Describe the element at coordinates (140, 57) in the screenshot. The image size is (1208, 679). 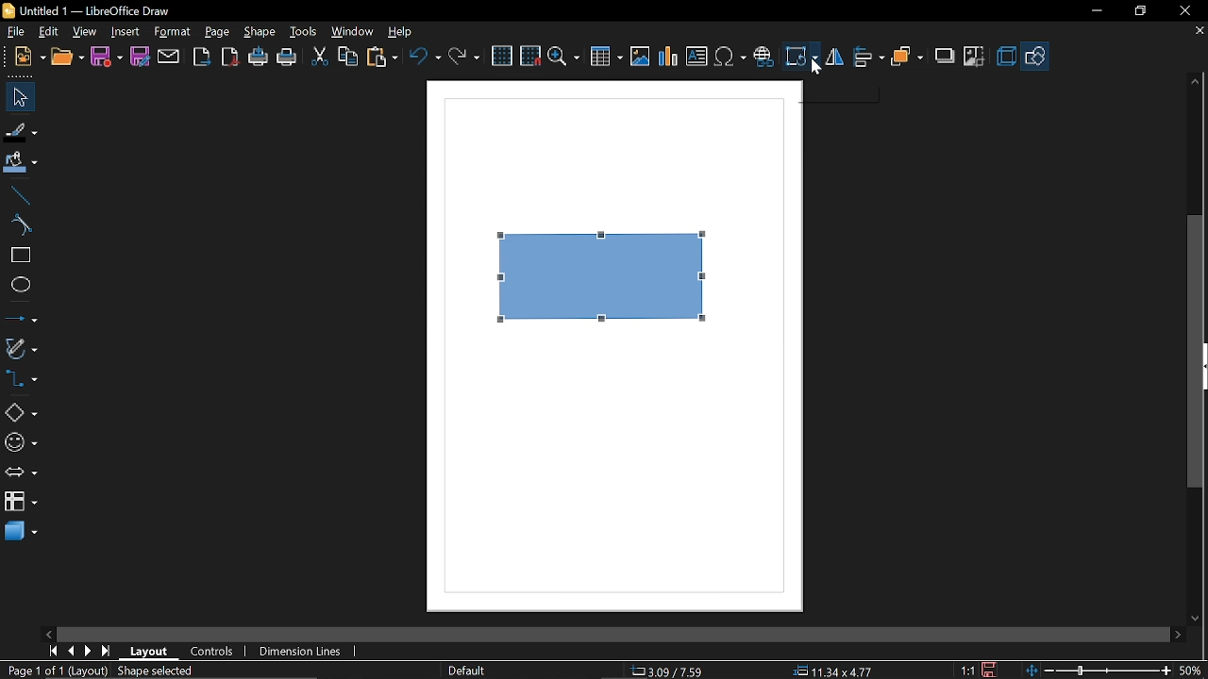
I see `save as` at that location.